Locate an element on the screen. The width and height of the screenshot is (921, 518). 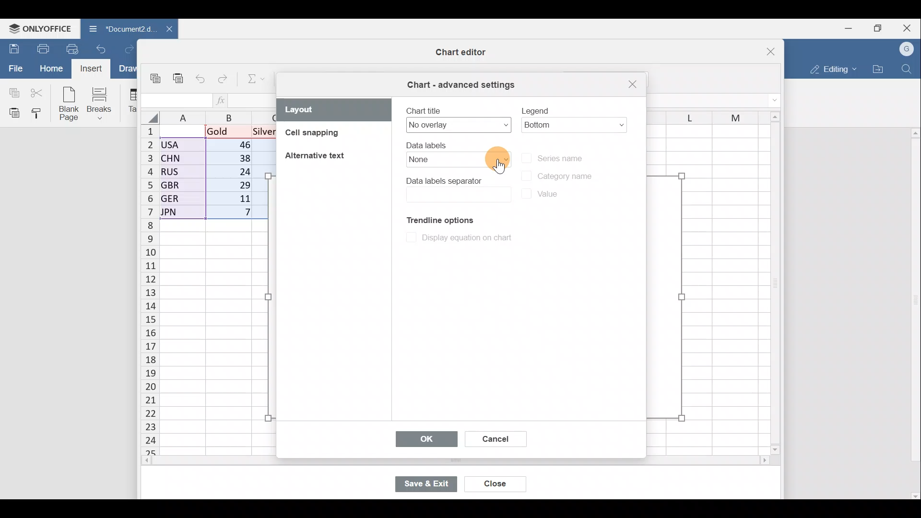
Redo is located at coordinates (129, 50).